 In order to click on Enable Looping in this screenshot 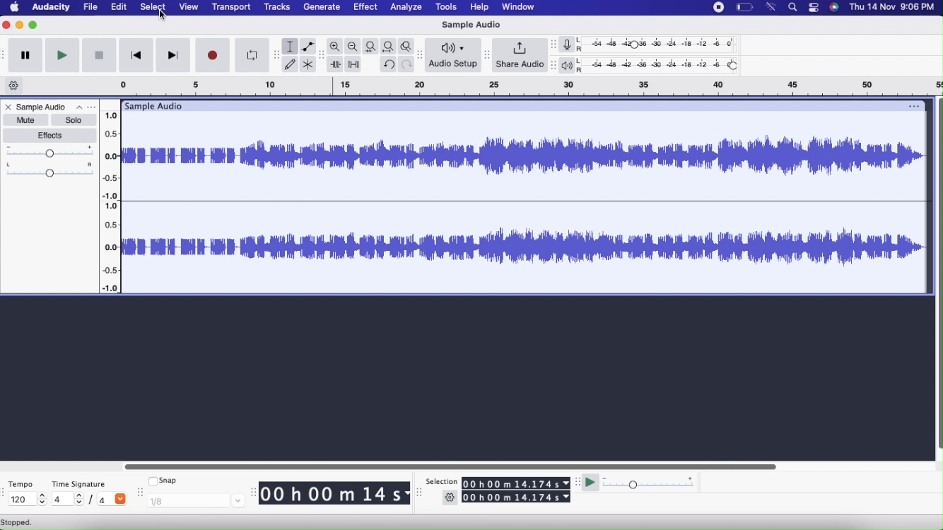, I will do `click(254, 55)`.